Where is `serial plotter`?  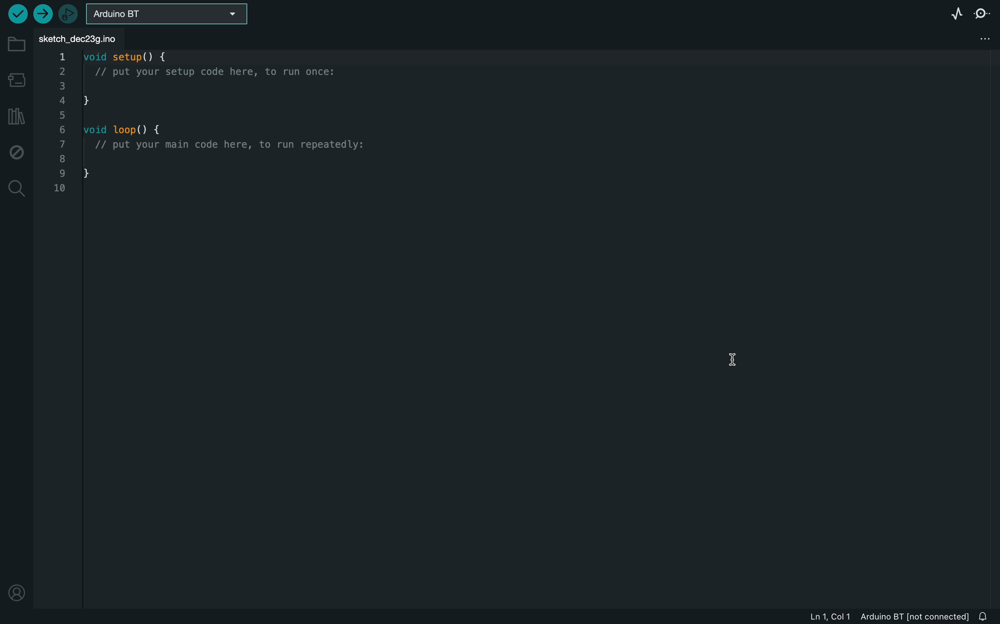 serial plotter is located at coordinates (952, 13).